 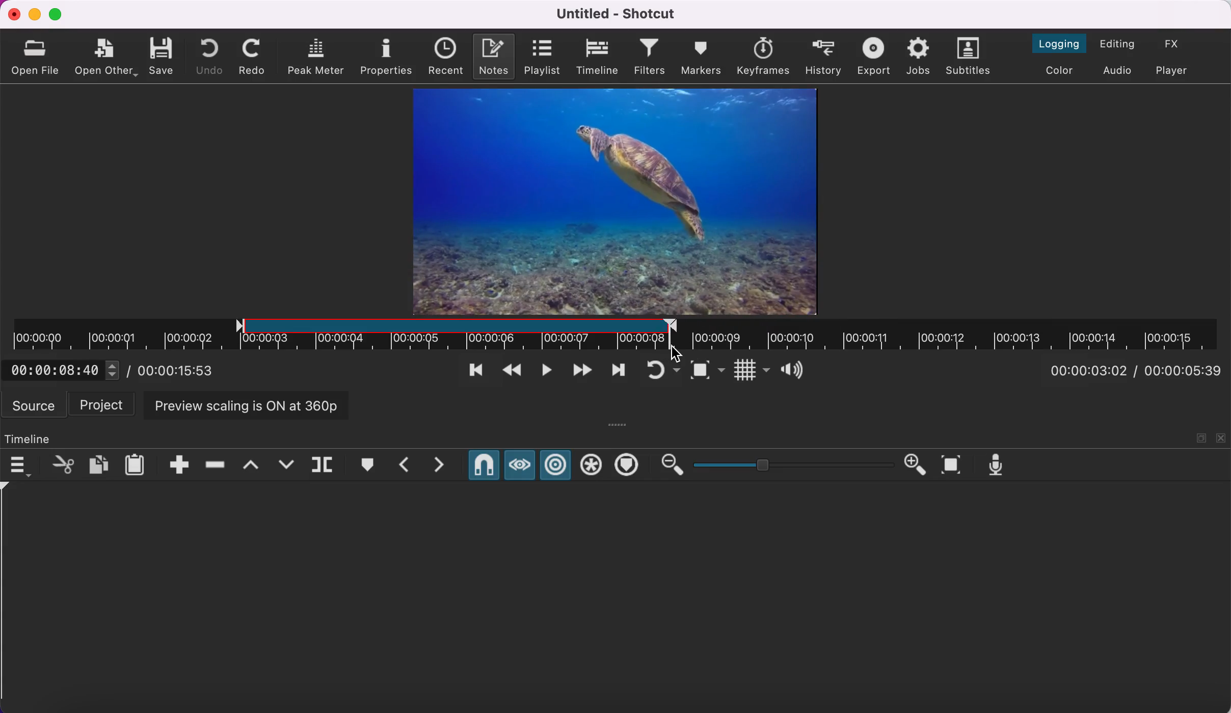 I want to click on project, so click(x=103, y=405).